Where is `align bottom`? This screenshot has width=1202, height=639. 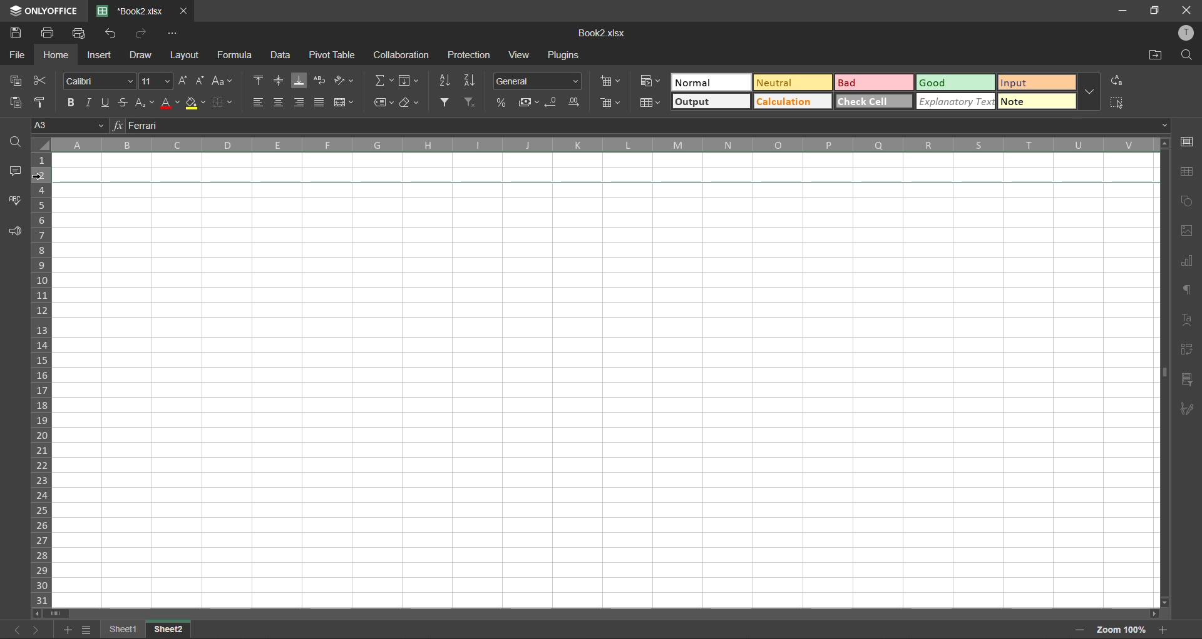
align bottom is located at coordinates (297, 81).